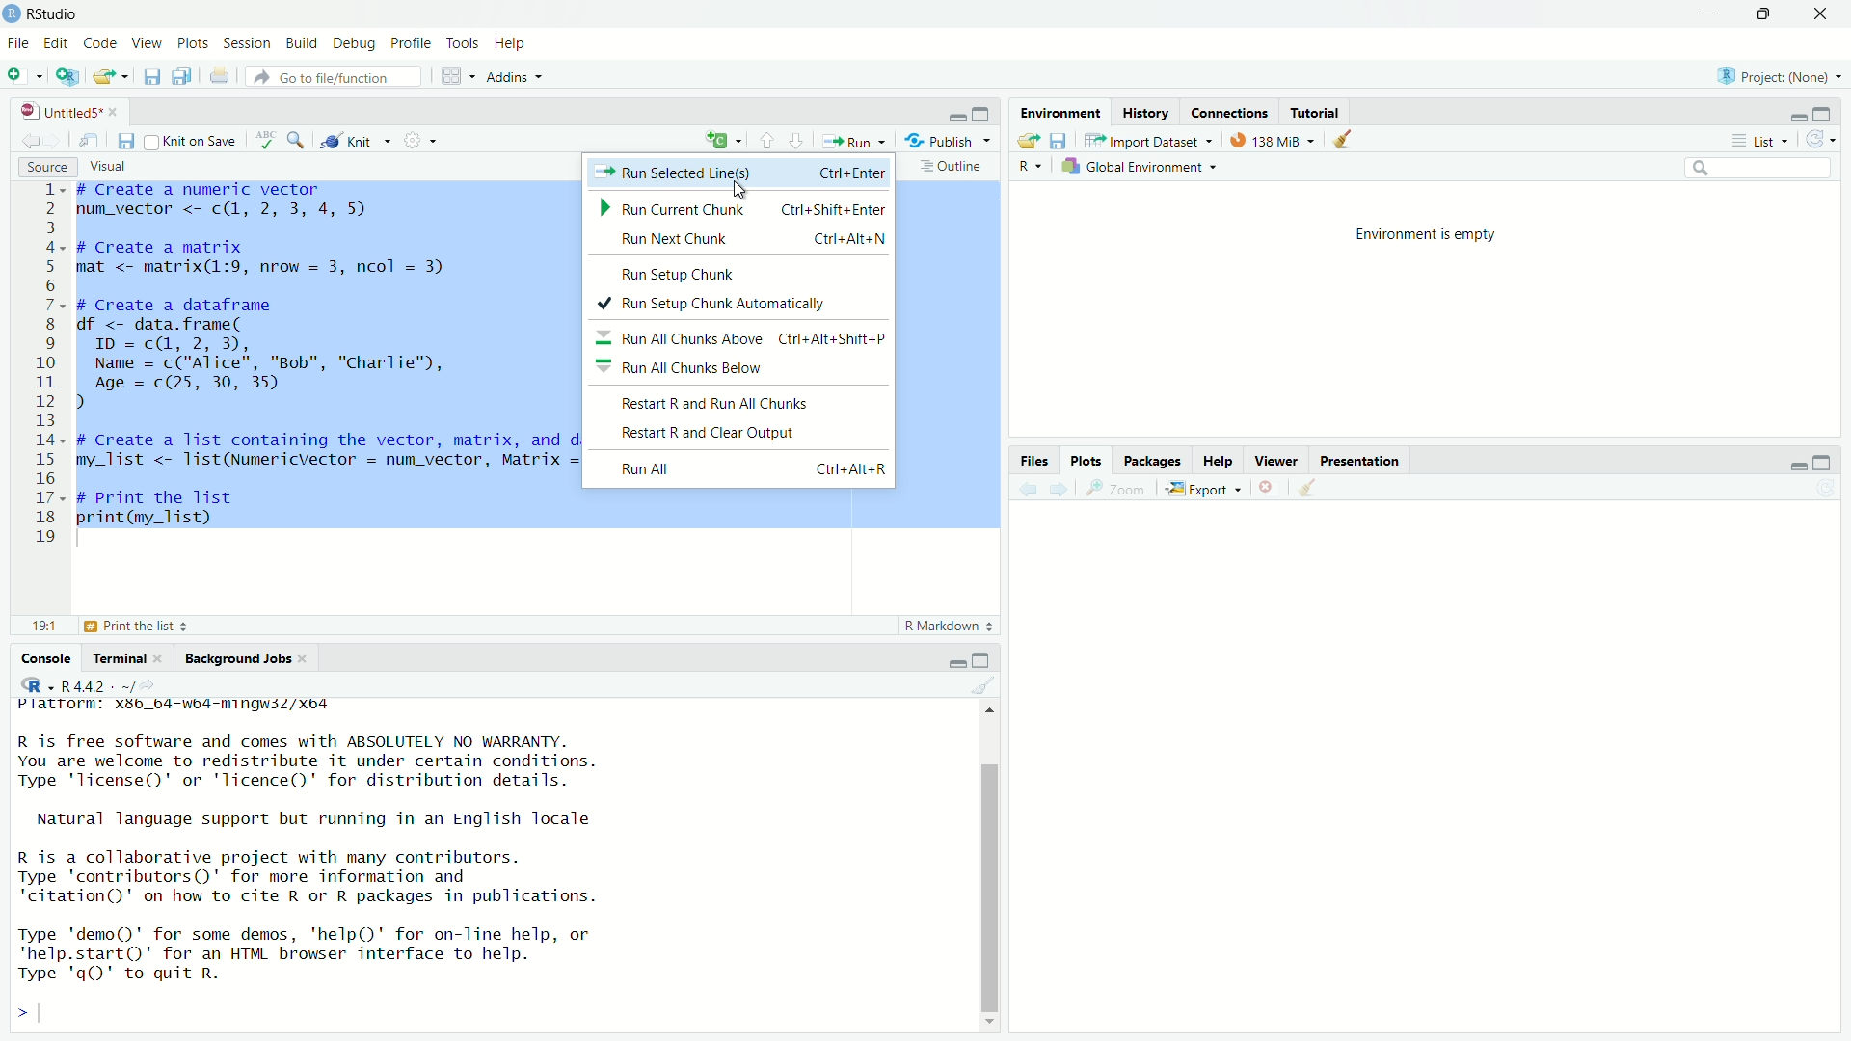  Describe the element at coordinates (305, 42) in the screenshot. I see `Build` at that location.